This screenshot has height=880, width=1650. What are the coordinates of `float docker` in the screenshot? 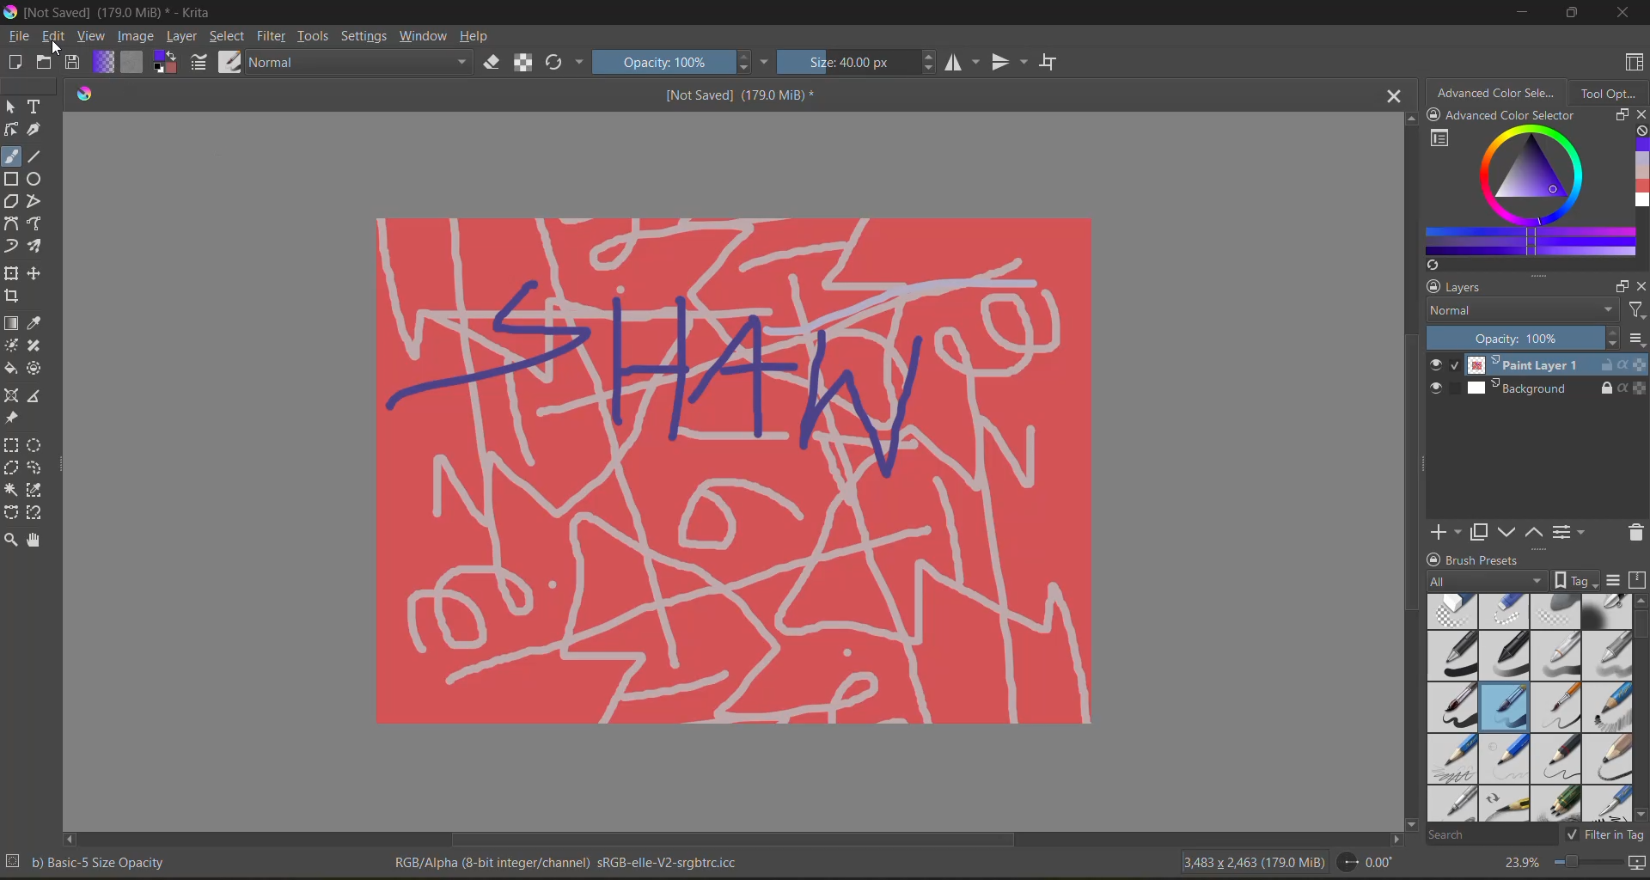 It's located at (1619, 115).